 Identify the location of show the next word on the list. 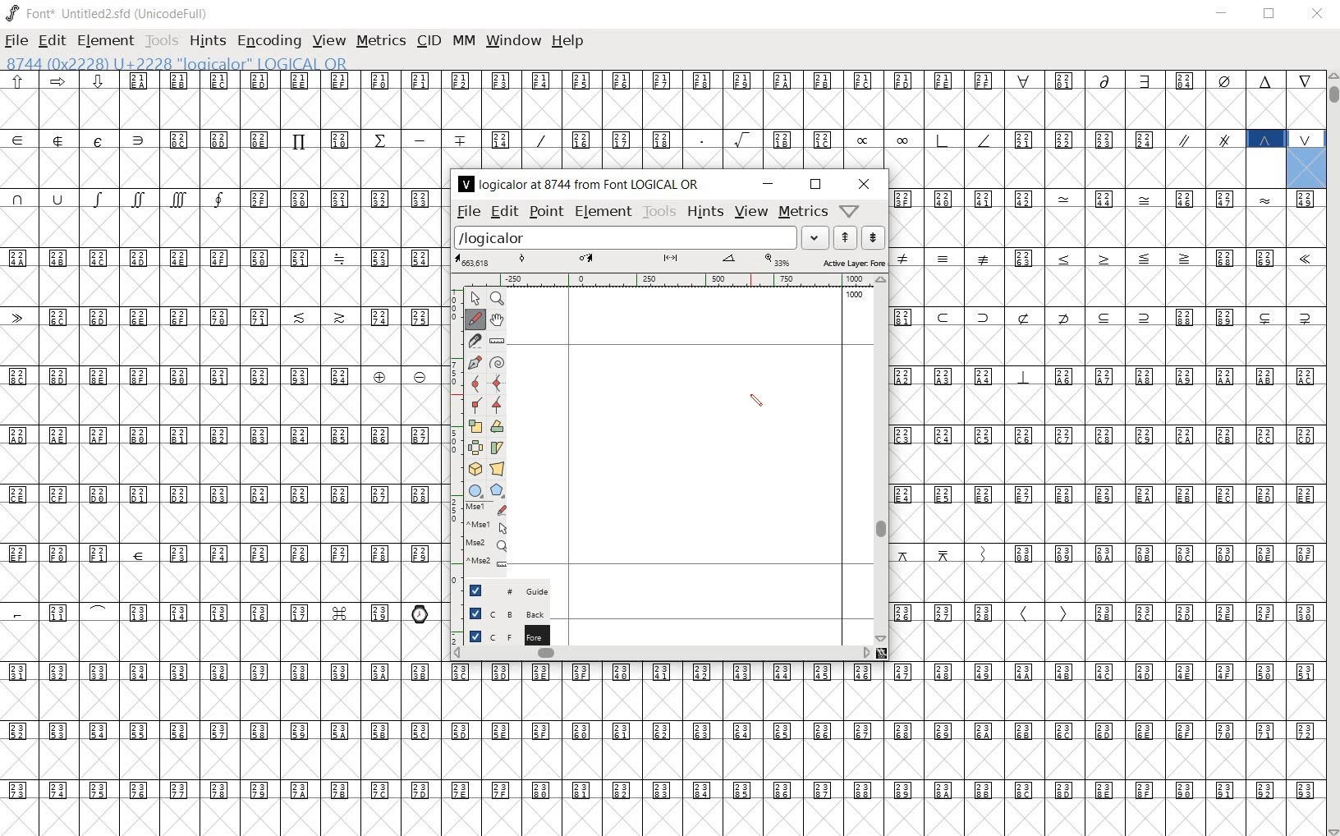
(845, 237).